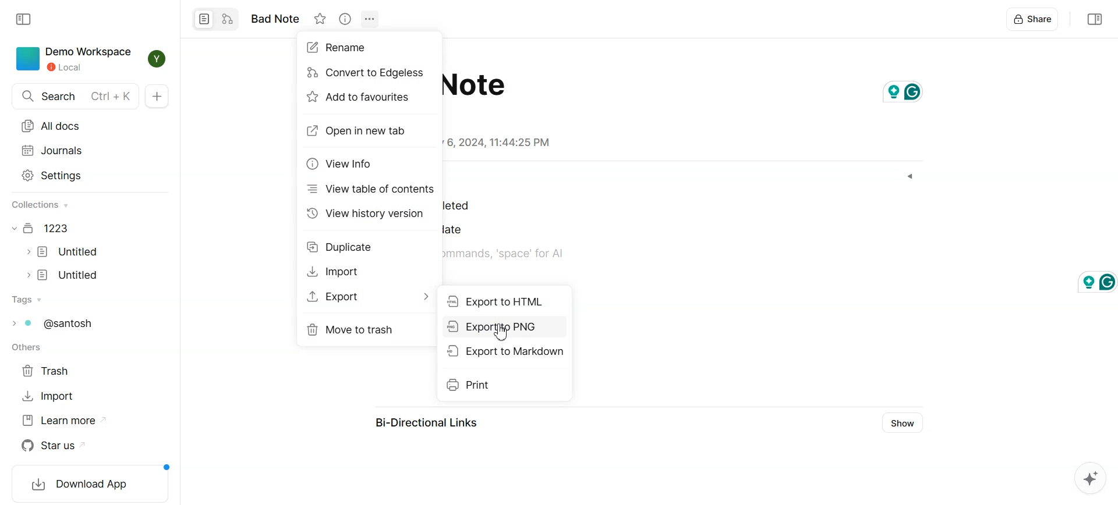 This screenshot has width=1118, height=505. I want to click on Convert to edgeless, so click(227, 18).